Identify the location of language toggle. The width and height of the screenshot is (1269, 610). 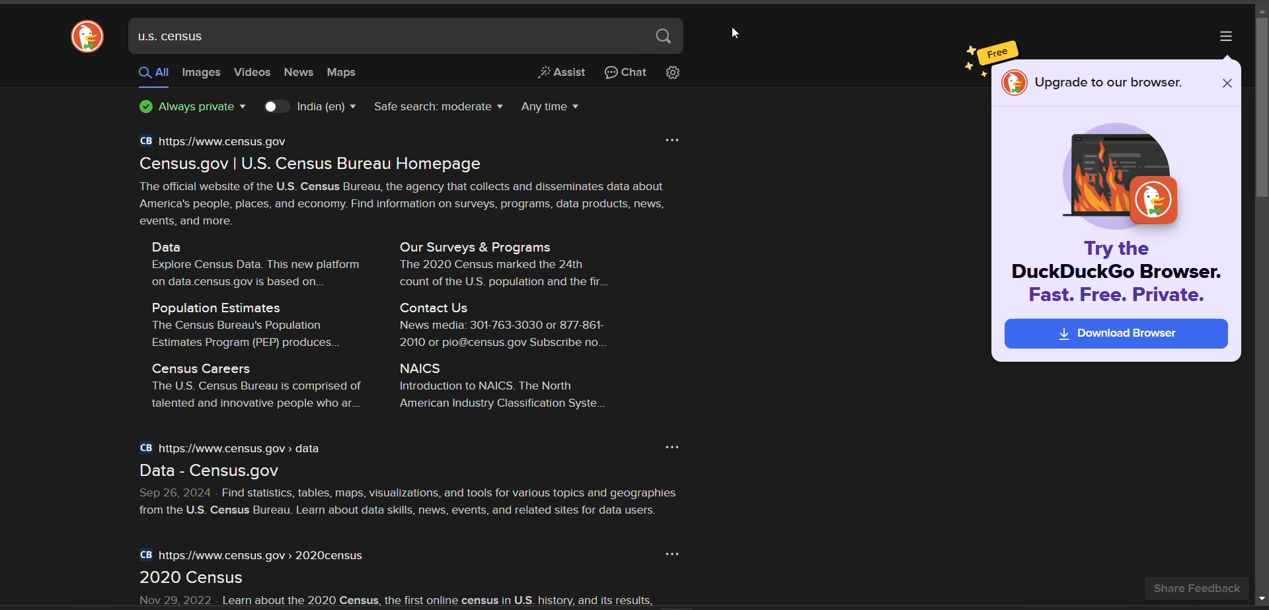
(310, 108).